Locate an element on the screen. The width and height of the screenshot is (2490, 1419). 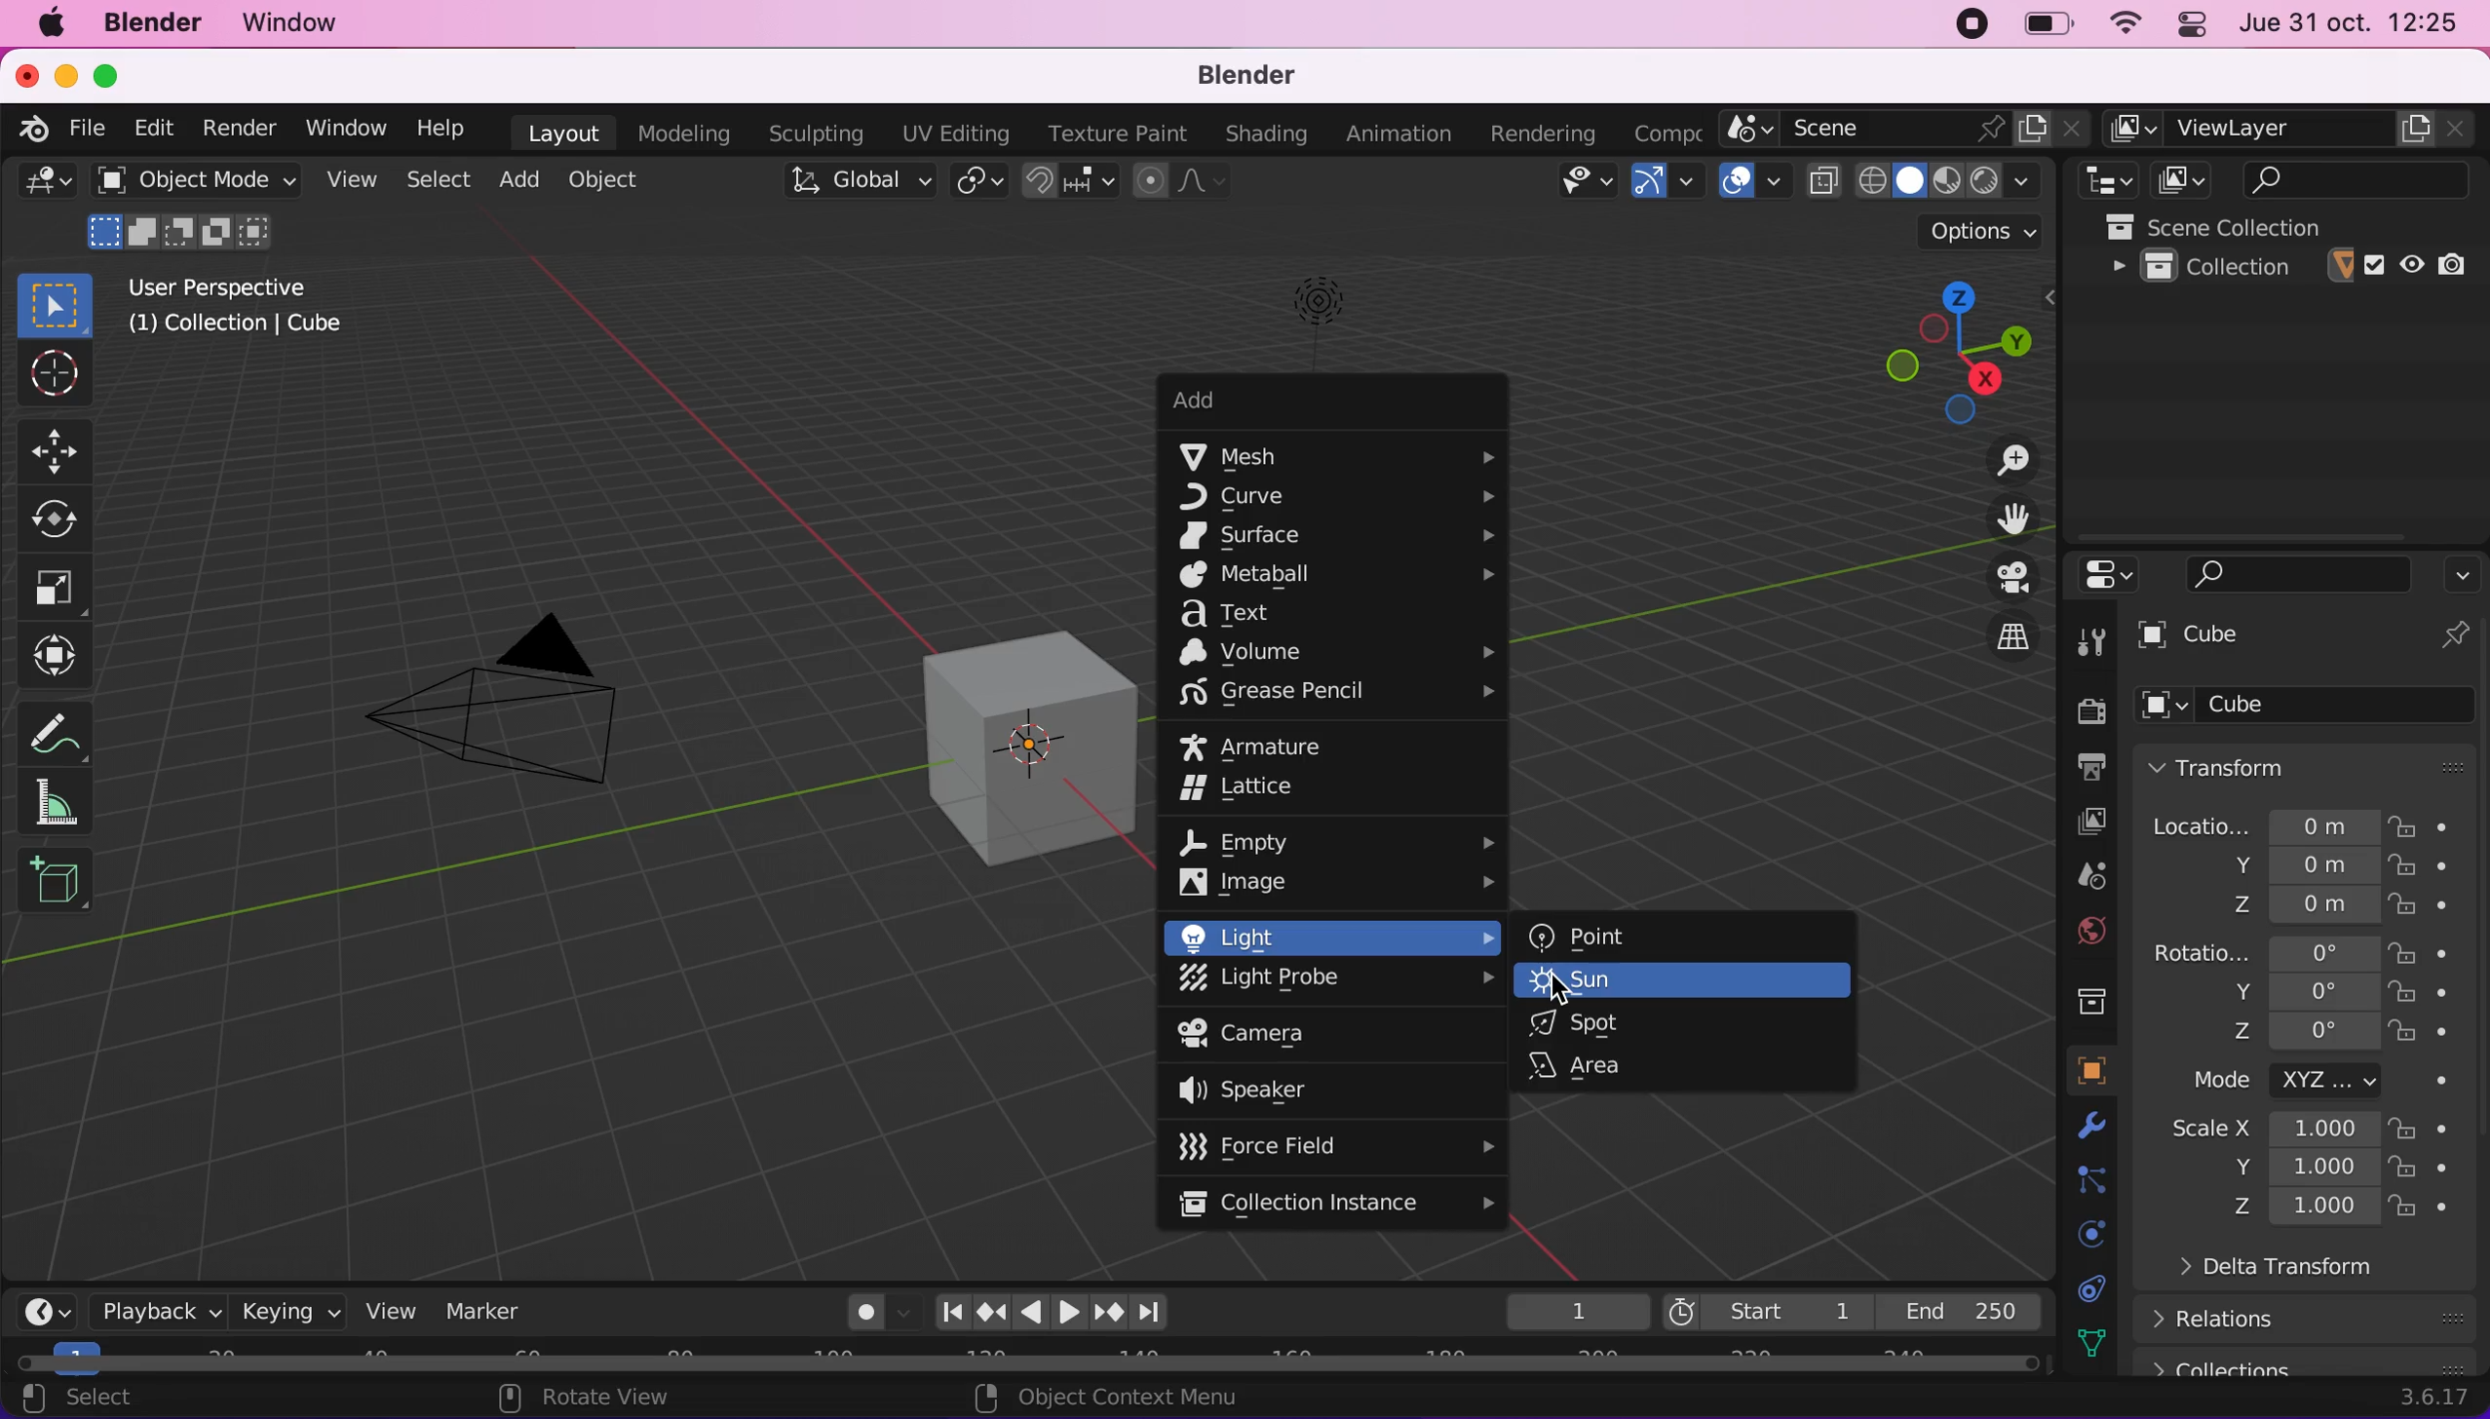
view object types is located at coordinates (1569, 182).